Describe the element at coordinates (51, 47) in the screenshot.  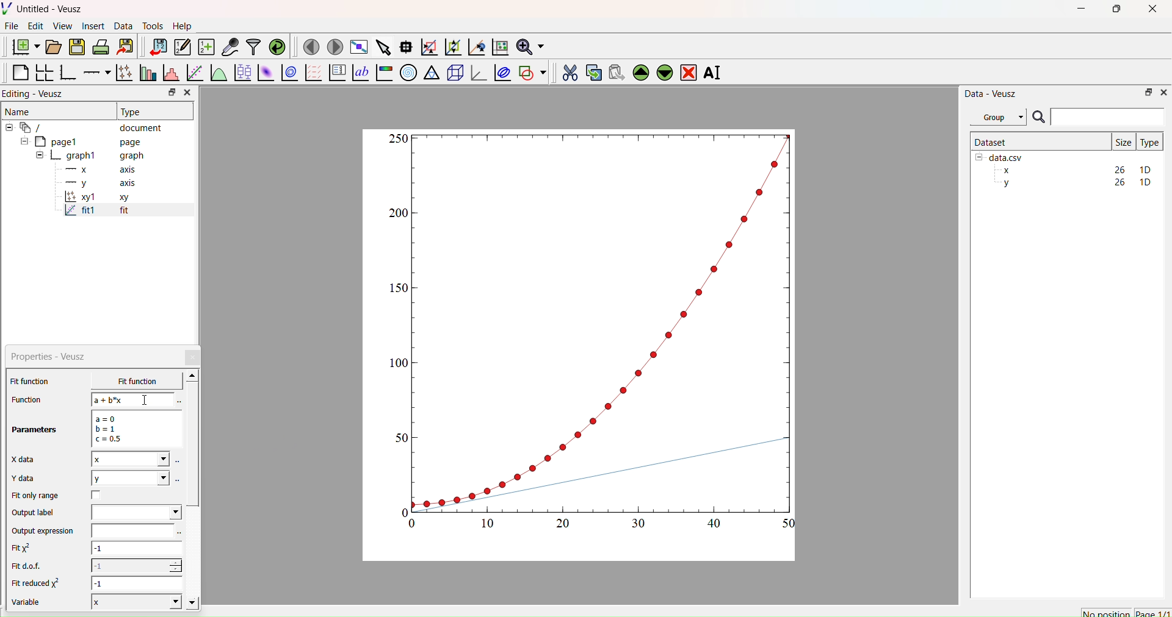
I see `Open` at that location.